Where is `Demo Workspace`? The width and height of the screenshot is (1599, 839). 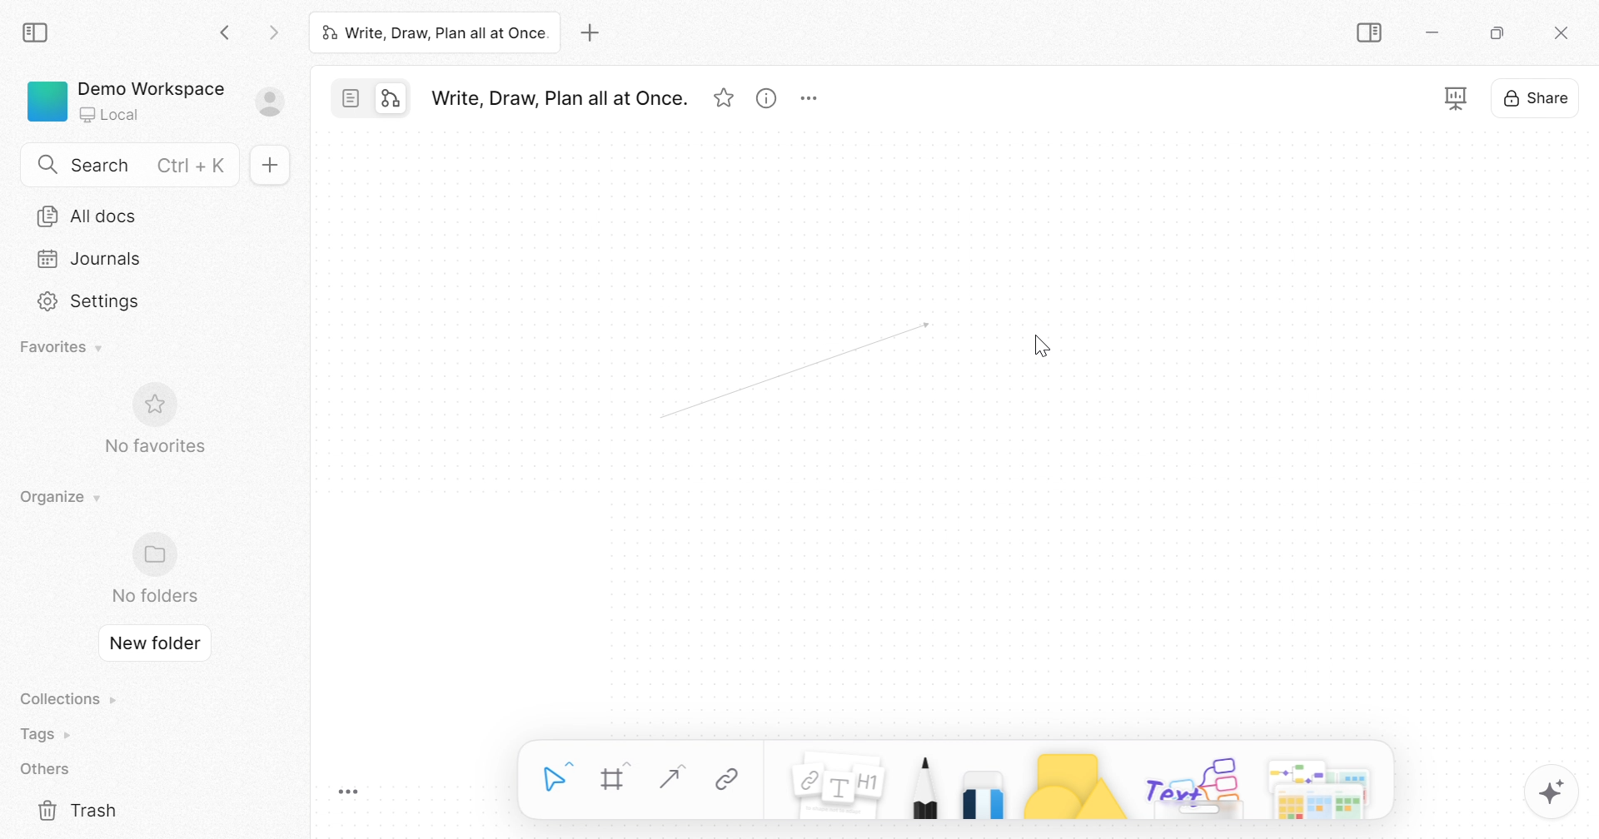
Demo Workspace is located at coordinates (150, 87).